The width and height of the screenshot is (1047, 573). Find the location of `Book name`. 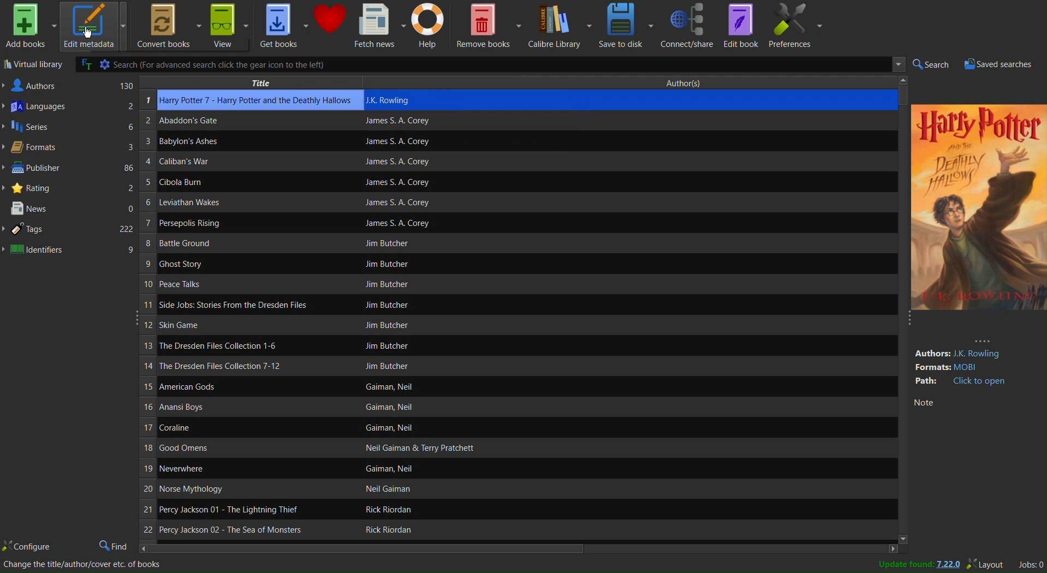

Book name is located at coordinates (203, 202).